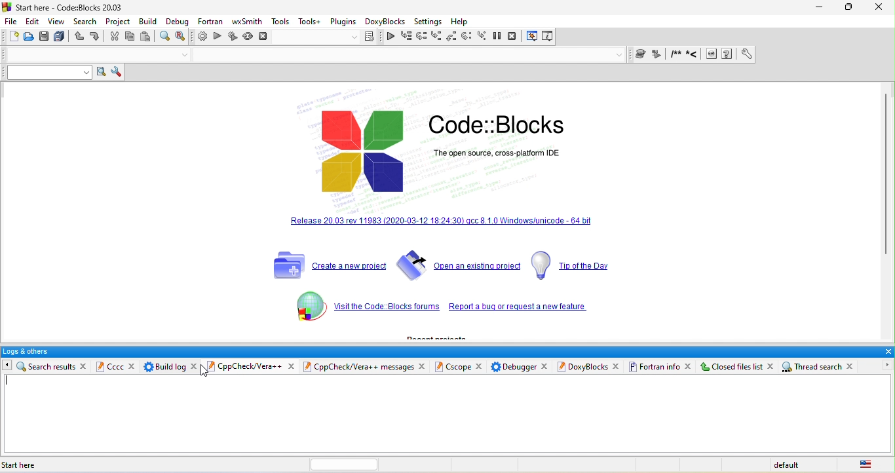 The width and height of the screenshot is (895, 473). I want to click on doxy blocks, so click(581, 367).